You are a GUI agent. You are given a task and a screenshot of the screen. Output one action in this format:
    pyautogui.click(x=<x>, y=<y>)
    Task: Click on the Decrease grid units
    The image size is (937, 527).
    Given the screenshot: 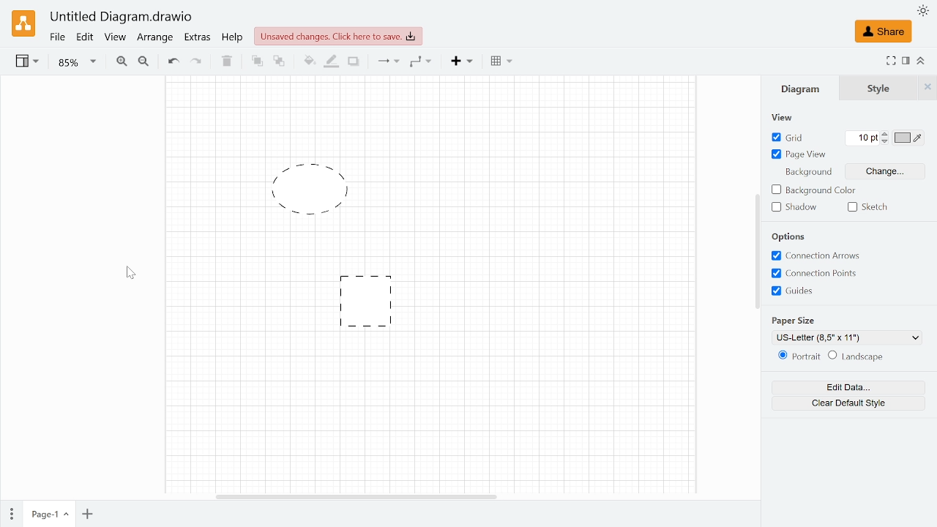 What is the action you would take?
    pyautogui.click(x=885, y=142)
    